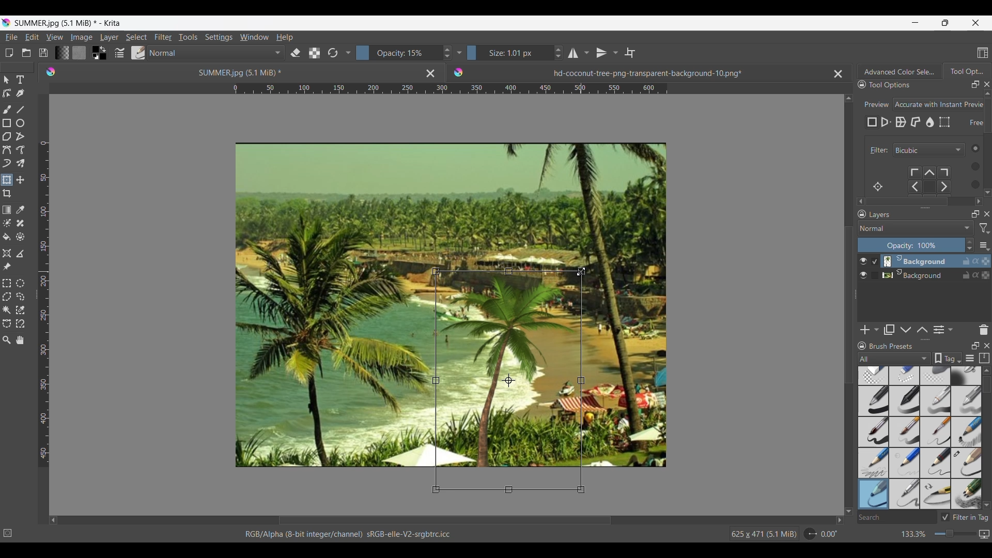  Describe the element at coordinates (445, 520) in the screenshot. I see `Horizontal slider` at that location.